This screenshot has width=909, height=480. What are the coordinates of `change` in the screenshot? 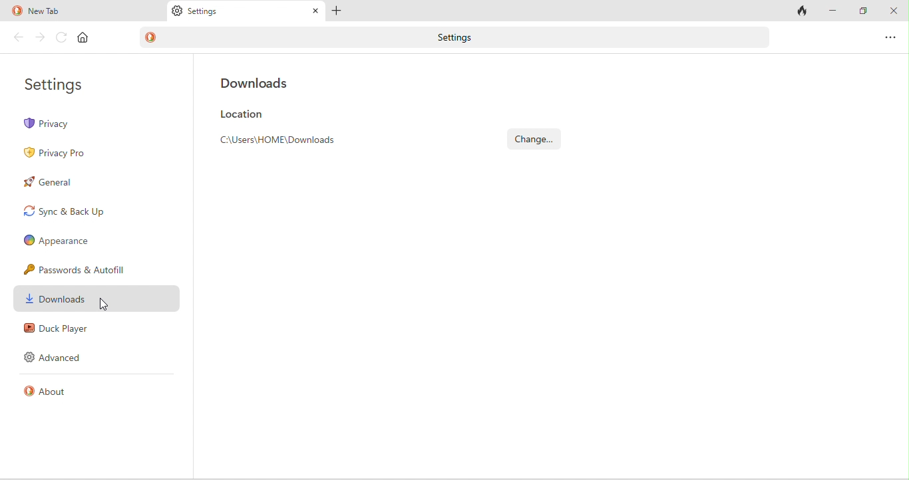 It's located at (534, 140).